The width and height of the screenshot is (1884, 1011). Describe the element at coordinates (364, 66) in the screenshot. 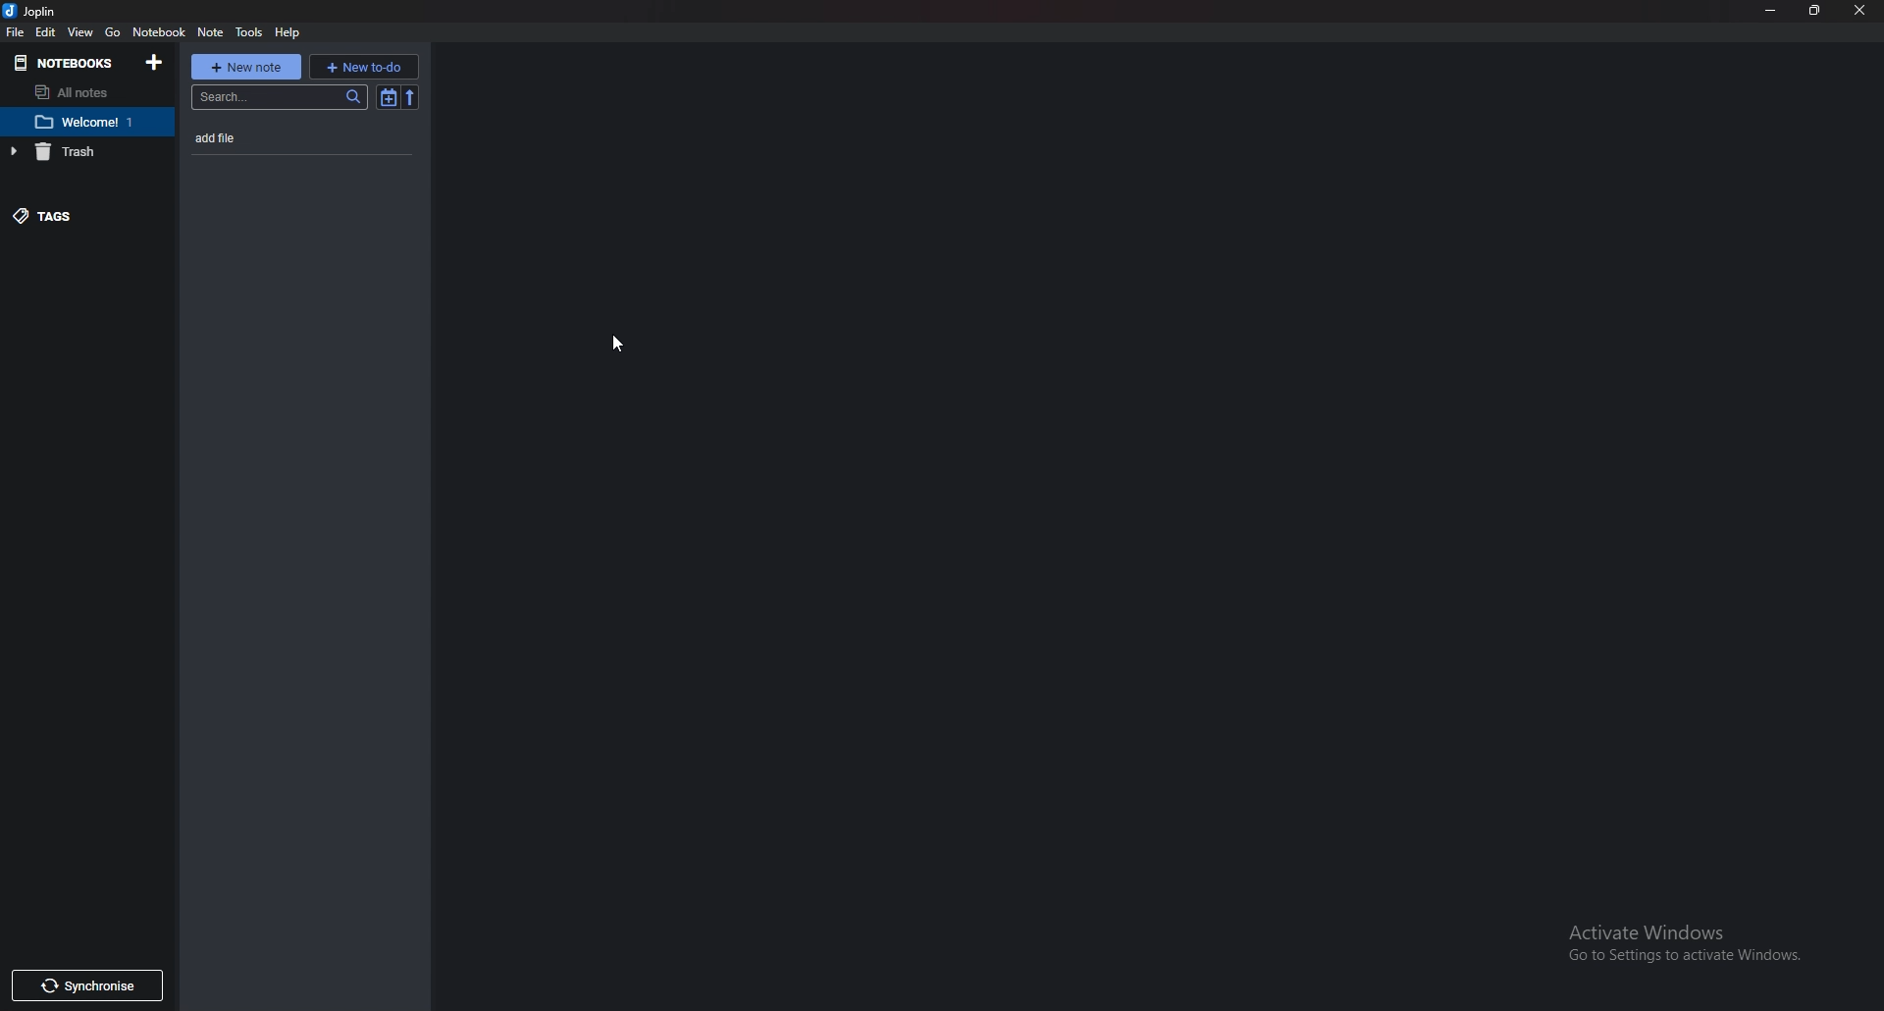

I see `New to do` at that location.